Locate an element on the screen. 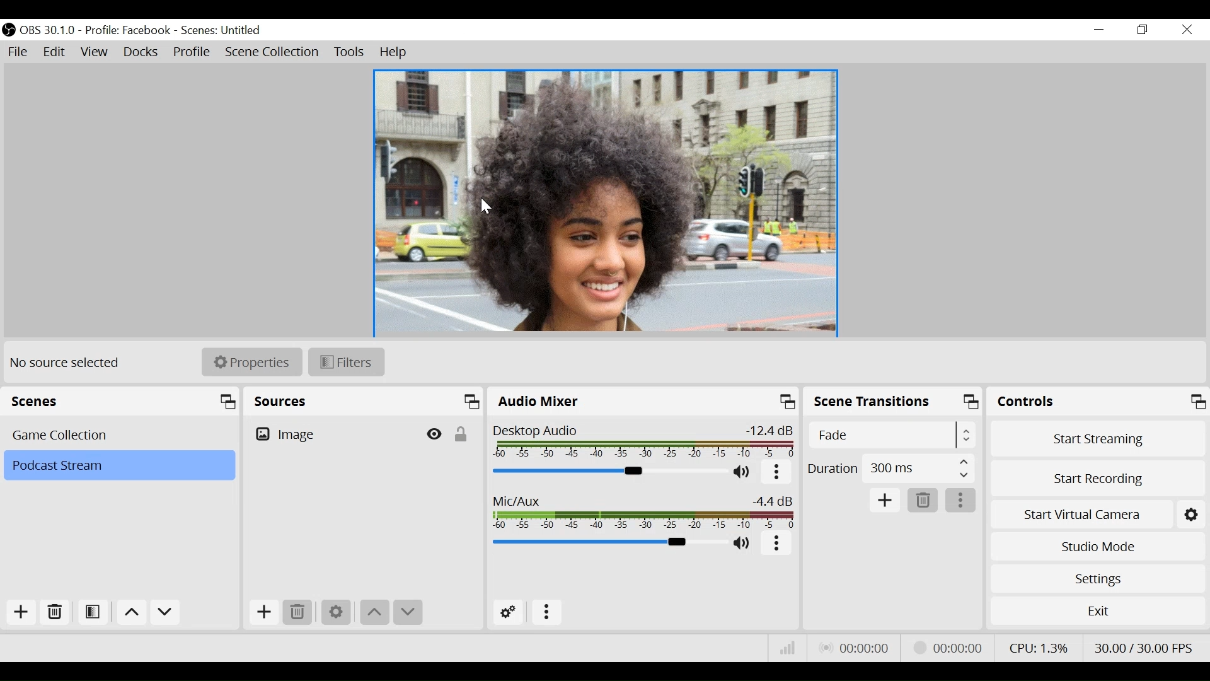 Image resolution: width=1210 pixels, height=681 pixels. More options is located at coordinates (777, 475).